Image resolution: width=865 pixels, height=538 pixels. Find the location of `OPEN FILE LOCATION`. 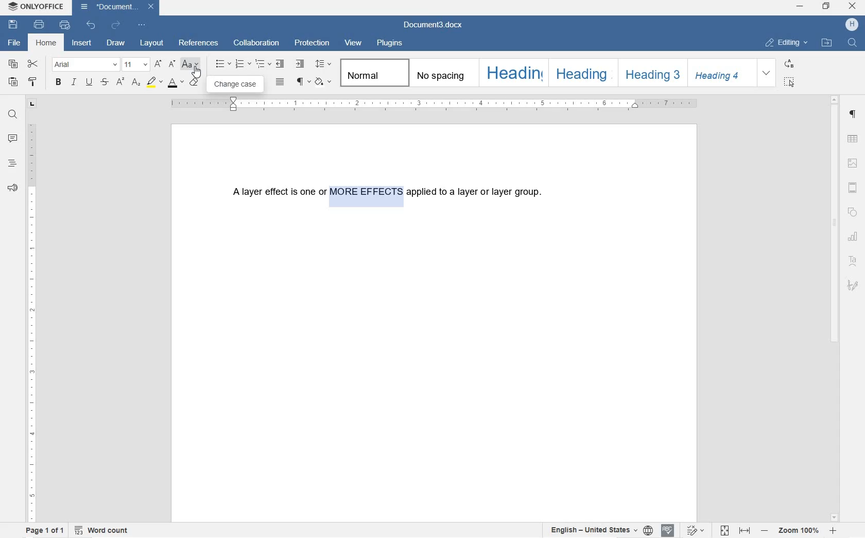

OPEN FILE LOCATION is located at coordinates (828, 43).